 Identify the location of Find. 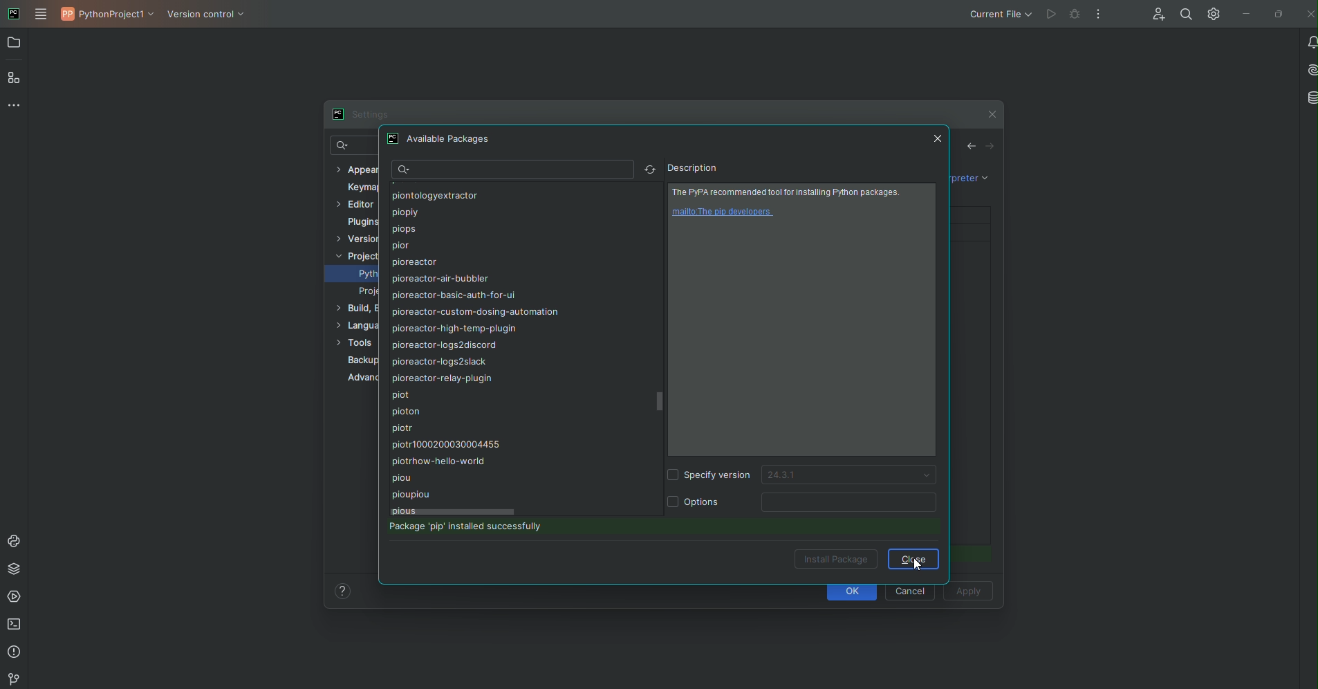
(1183, 13).